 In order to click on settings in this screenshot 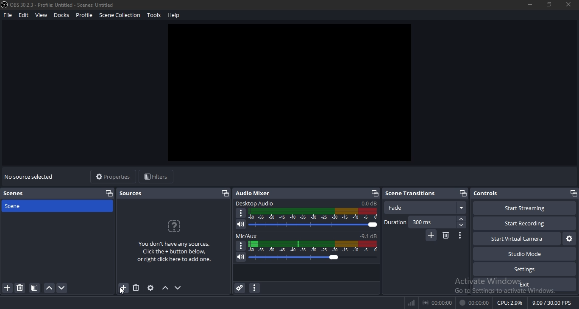, I will do `click(151, 287)`.